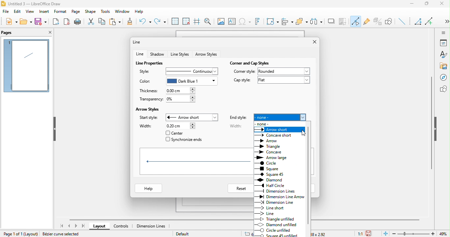 This screenshot has width=450, height=237. I want to click on redo, so click(160, 20).